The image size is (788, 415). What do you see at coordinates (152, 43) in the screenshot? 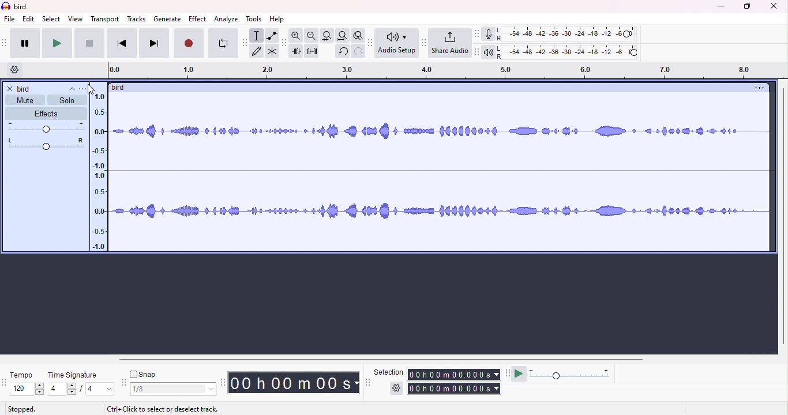
I see `next` at bounding box center [152, 43].